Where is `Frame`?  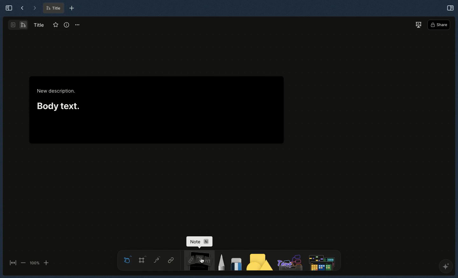
Frame is located at coordinates (143, 259).